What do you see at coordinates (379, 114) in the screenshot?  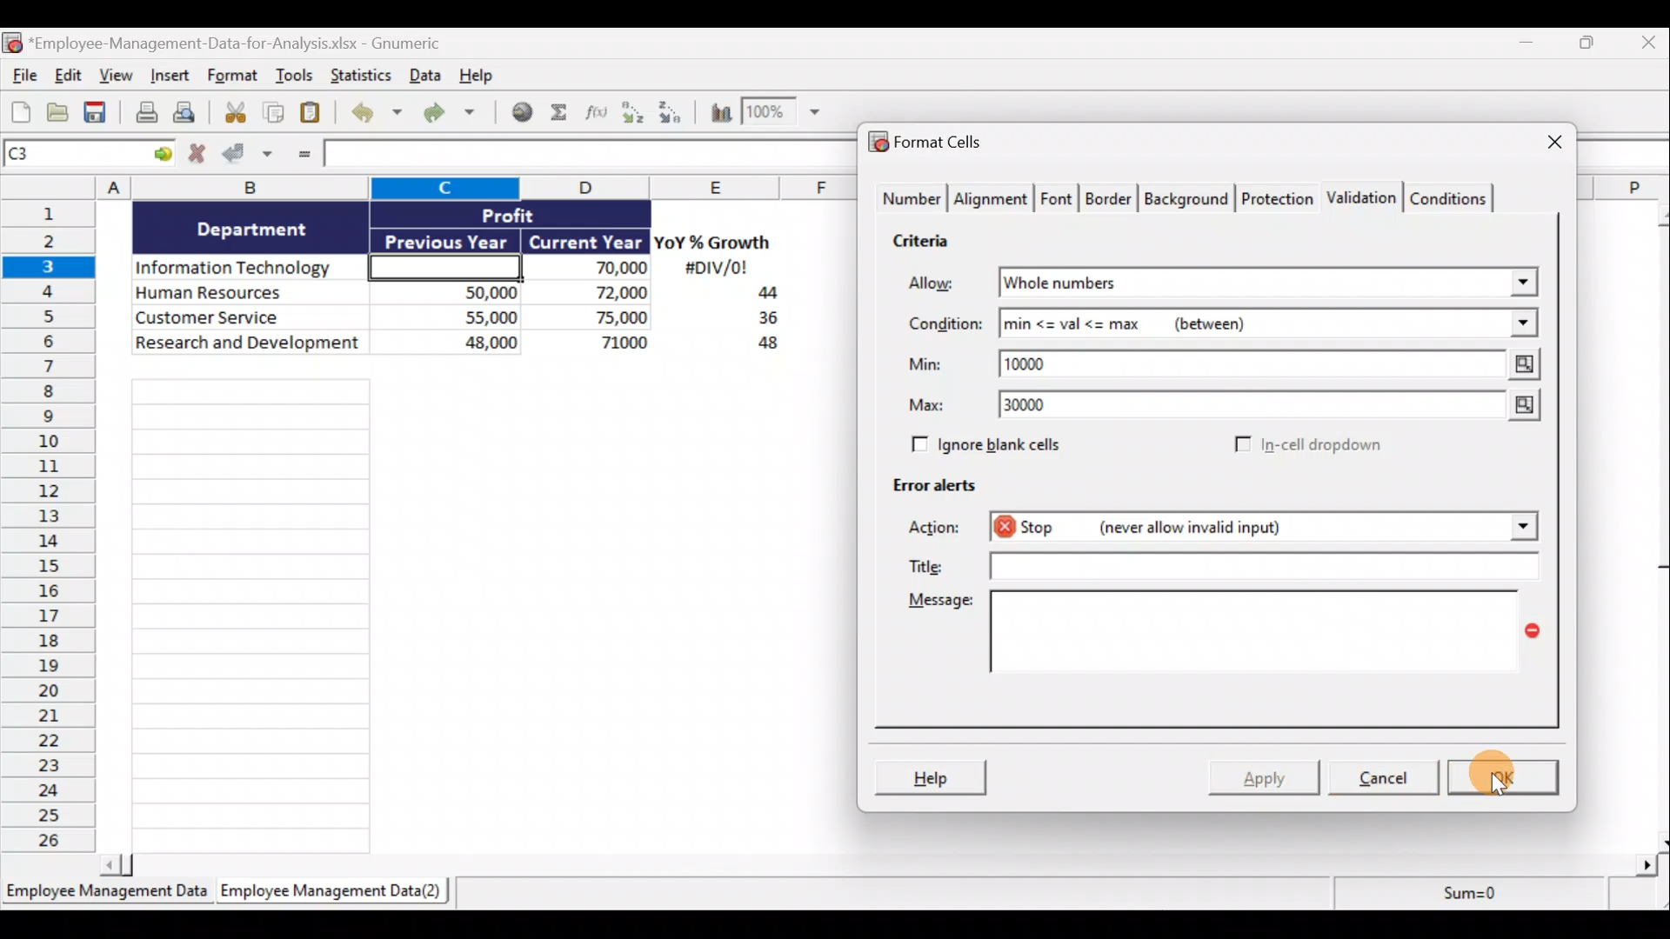 I see `Undo last action` at bounding box center [379, 114].